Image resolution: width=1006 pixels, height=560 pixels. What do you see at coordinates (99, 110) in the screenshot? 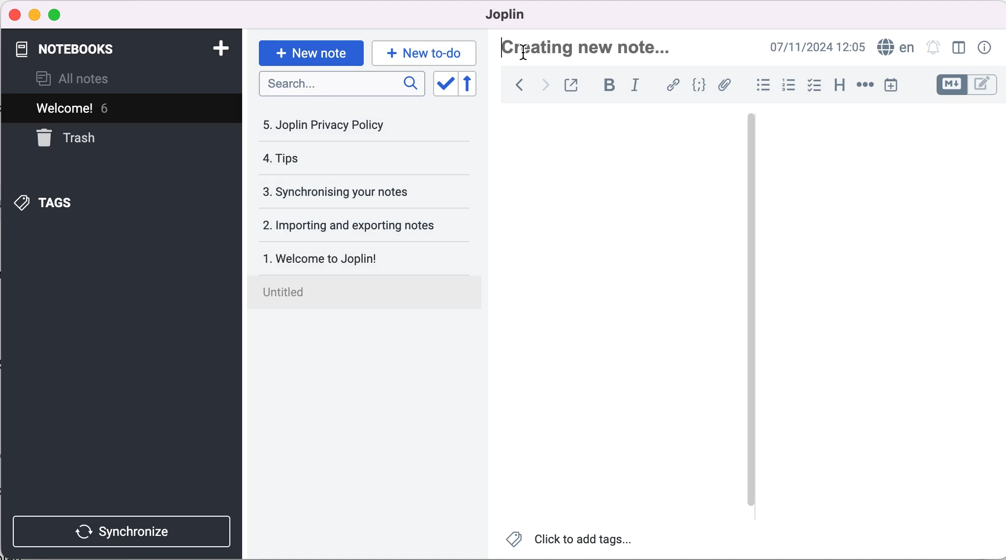
I see `Welcome! 6` at bounding box center [99, 110].